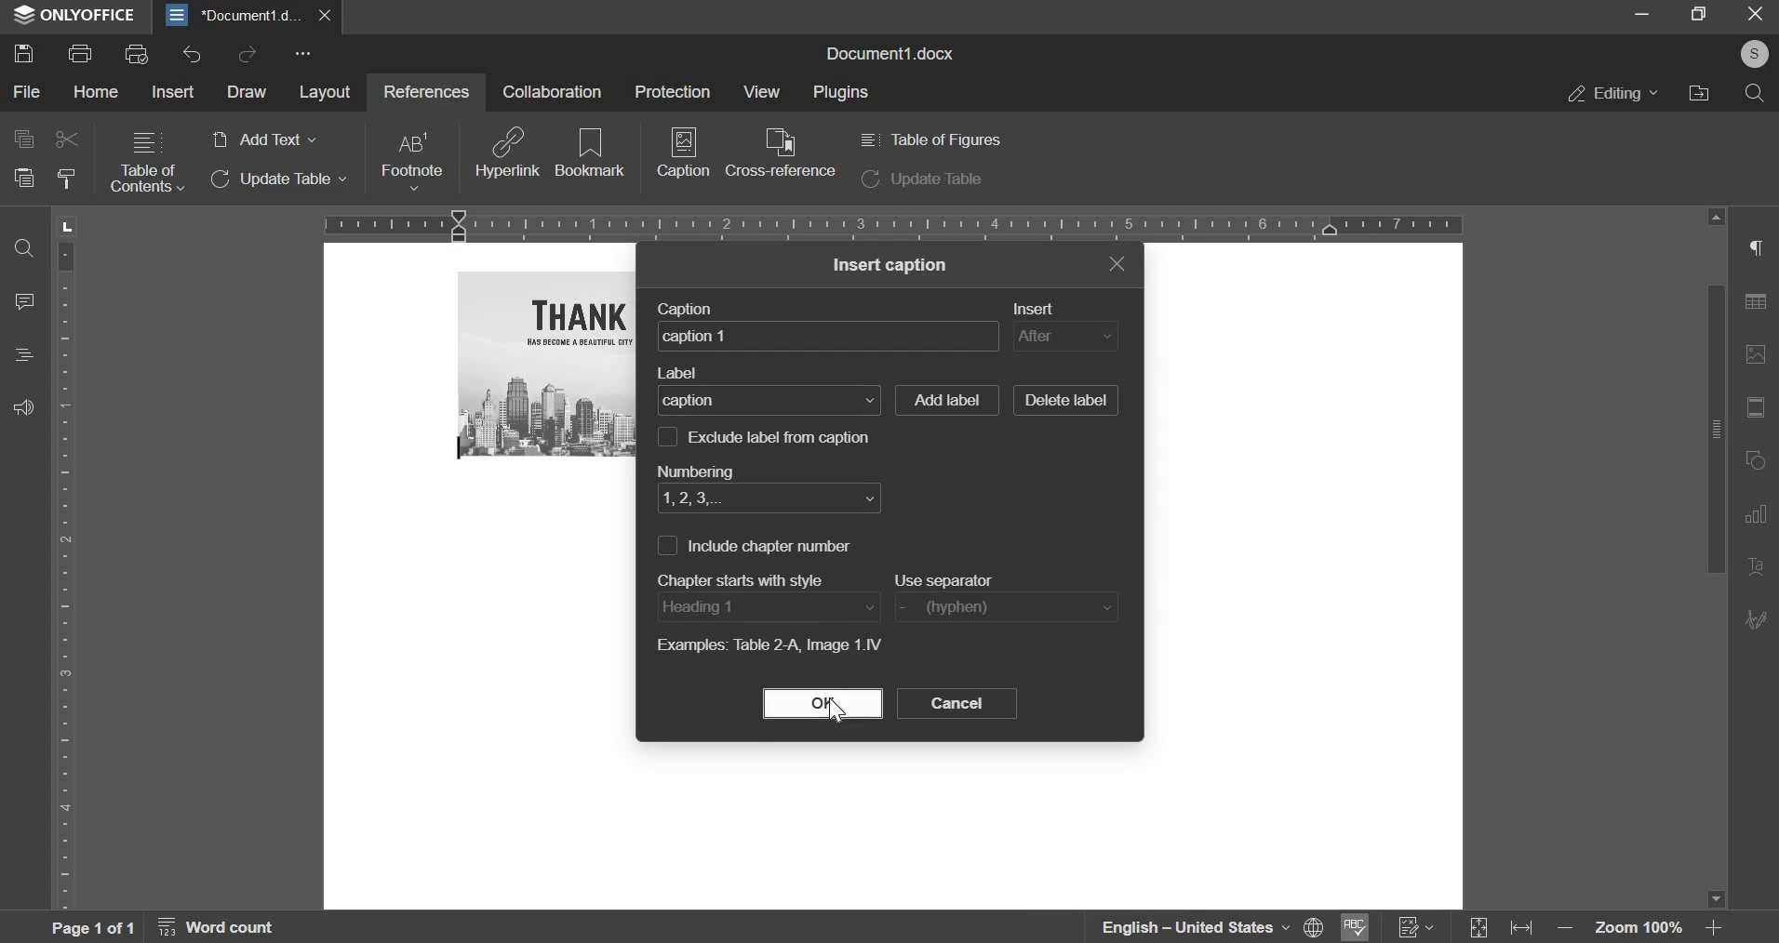 The width and height of the screenshot is (1779, 943). Describe the element at coordinates (329, 15) in the screenshot. I see `close` at that location.